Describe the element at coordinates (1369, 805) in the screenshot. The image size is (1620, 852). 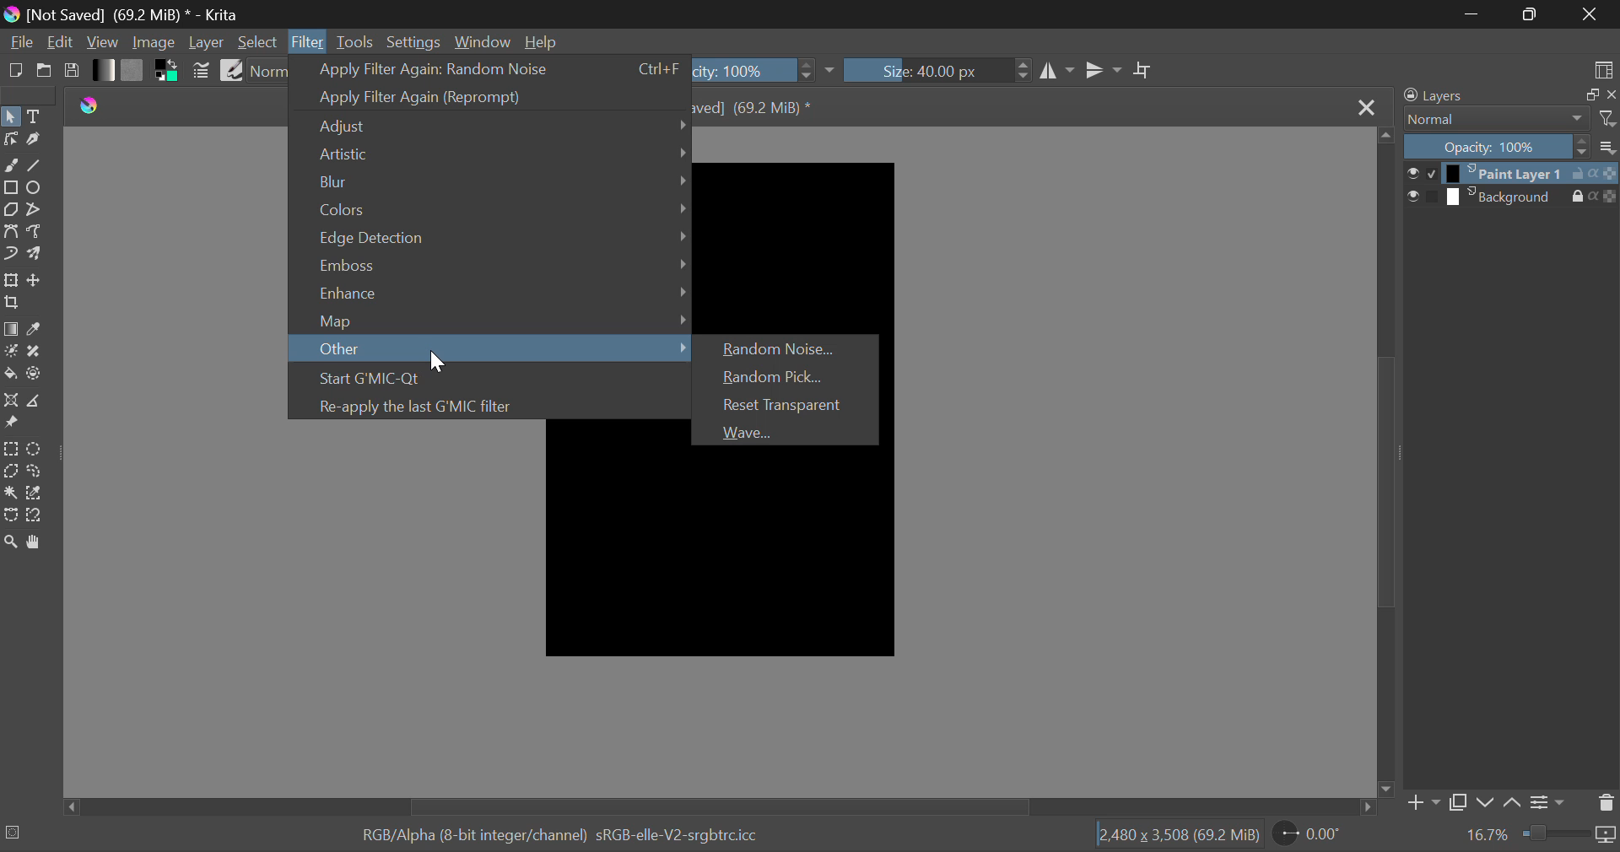
I see `move right` at that location.